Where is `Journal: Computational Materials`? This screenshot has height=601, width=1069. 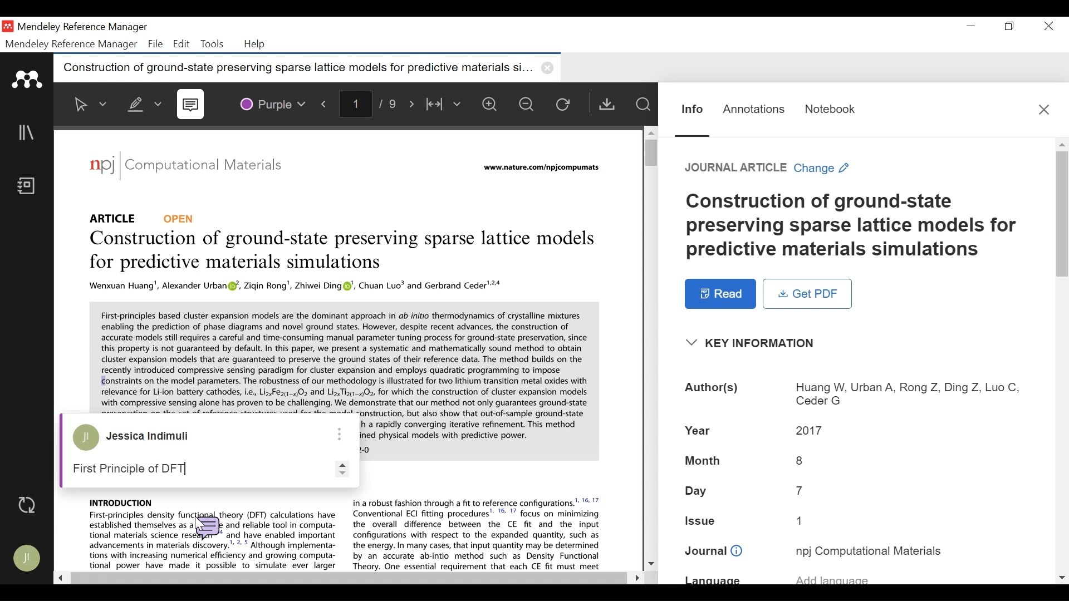
Journal: Computational Materials is located at coordinates (187, 167).